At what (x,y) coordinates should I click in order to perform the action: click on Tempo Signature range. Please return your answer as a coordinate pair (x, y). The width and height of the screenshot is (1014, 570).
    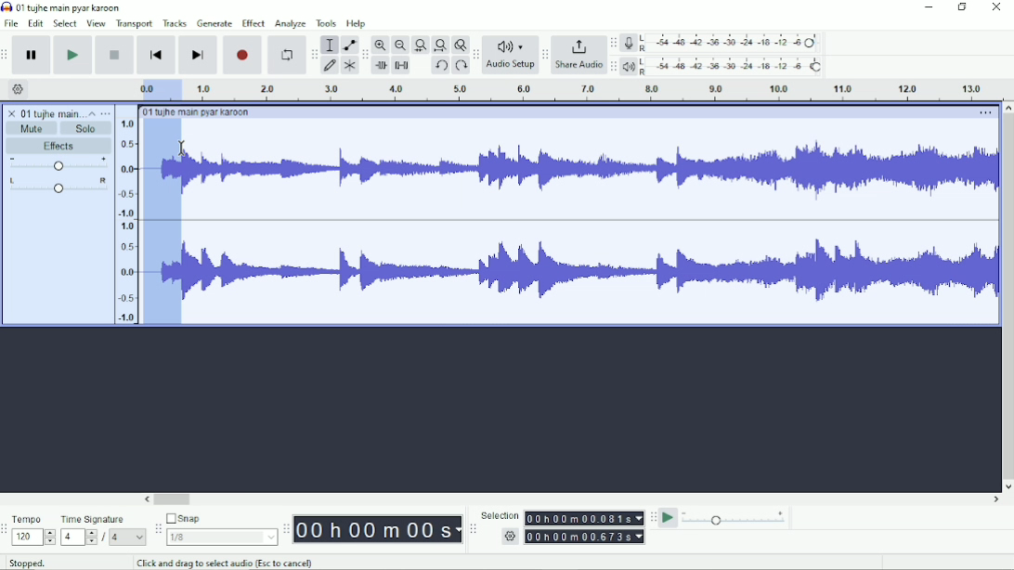
    Looking at the image, I should click on (78, 537).